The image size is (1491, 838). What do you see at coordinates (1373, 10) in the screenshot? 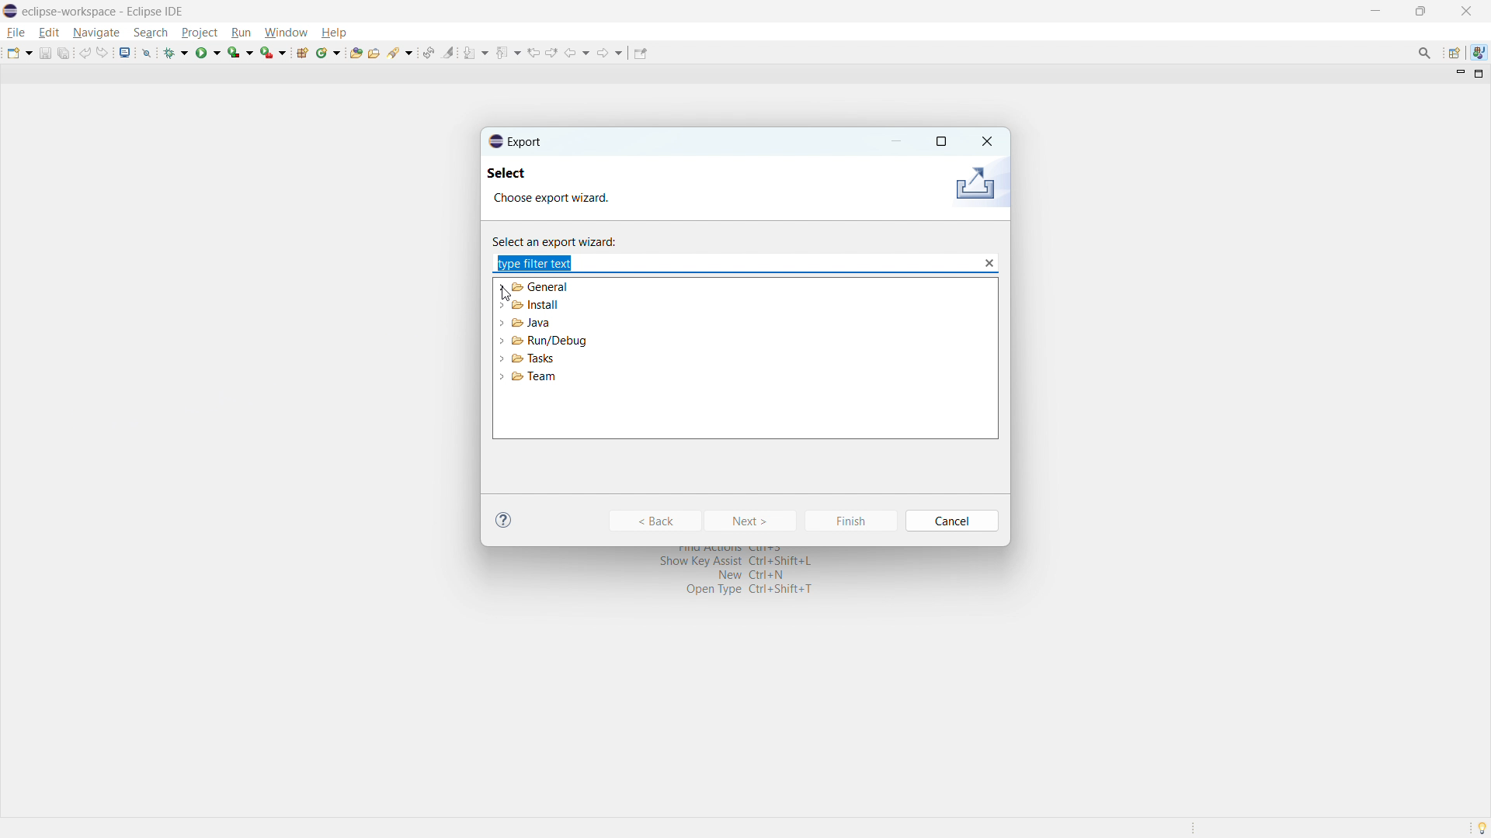
I see `minimize` at bounding box center [1373, 10].